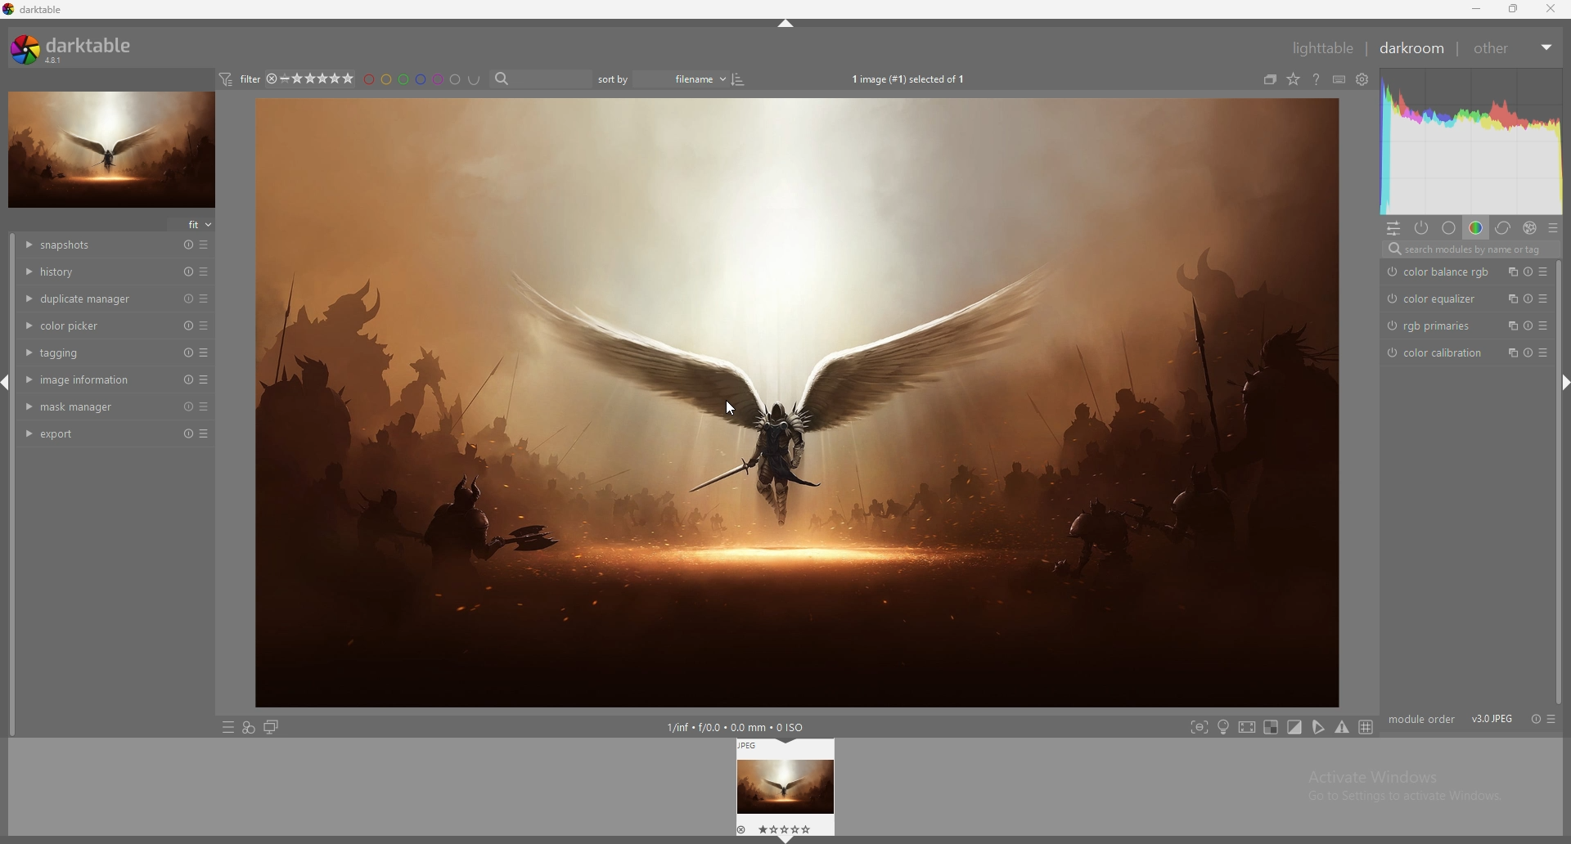  I want to click on change type of overlays, so click(1295, 78).